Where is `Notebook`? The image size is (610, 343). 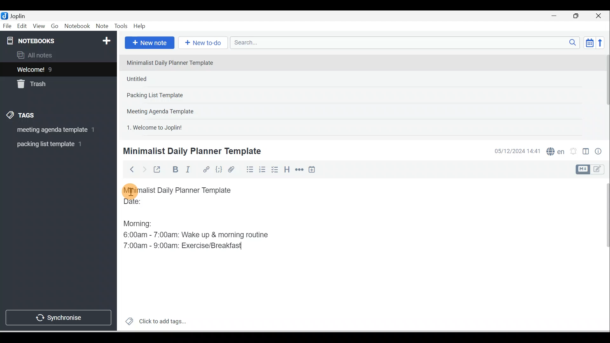 Notebook is located at coordinates (77, 26).